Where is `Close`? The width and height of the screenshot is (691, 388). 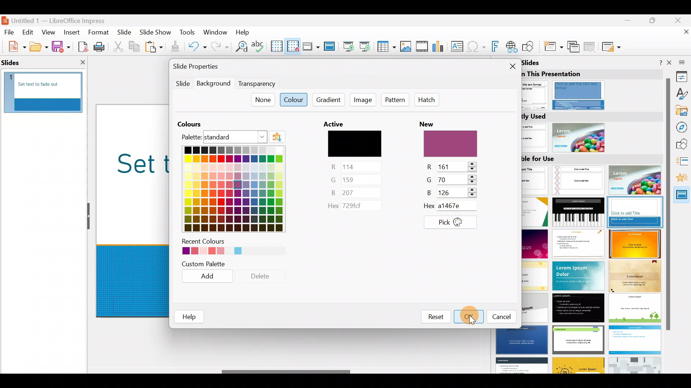
Close is located at coordinates (681, 19).